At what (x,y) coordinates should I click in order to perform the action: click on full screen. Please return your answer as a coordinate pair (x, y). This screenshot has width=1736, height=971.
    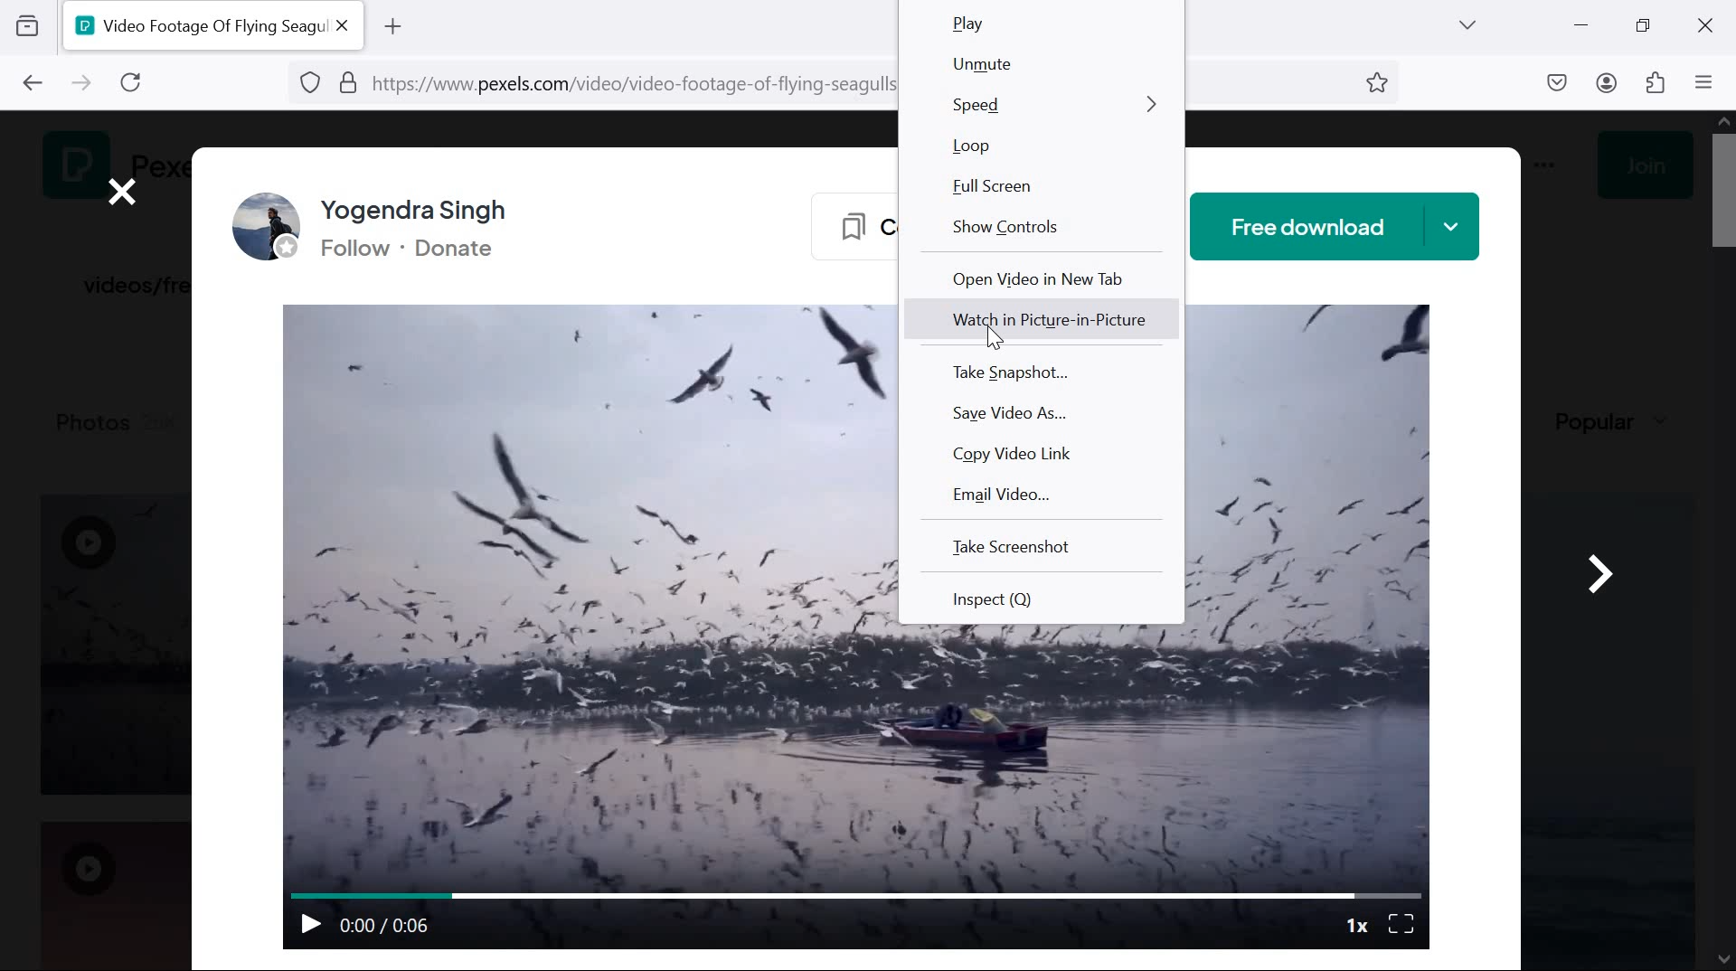
    Looking at the image, I should click on (1052, 186).